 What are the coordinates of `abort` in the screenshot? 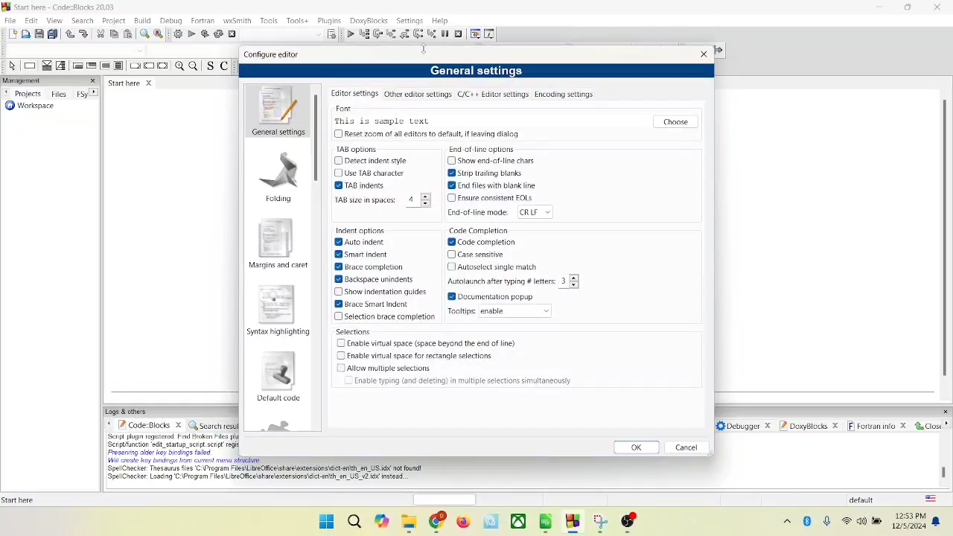 It's located at (232, 34).